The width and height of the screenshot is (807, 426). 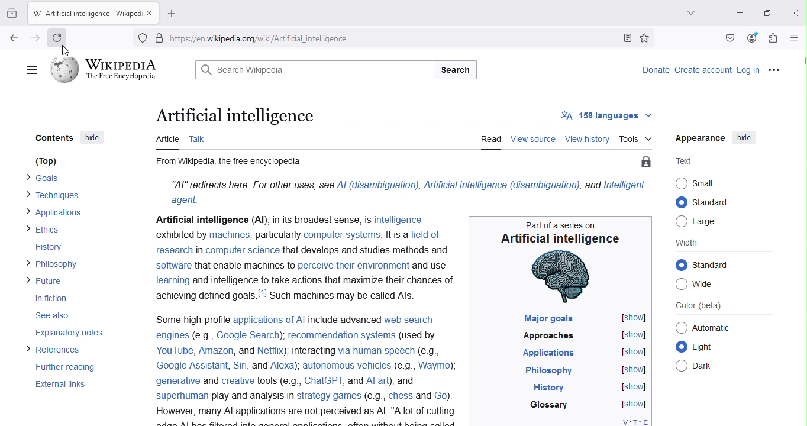 I want to click on particularly, so click(x=279, y=236).